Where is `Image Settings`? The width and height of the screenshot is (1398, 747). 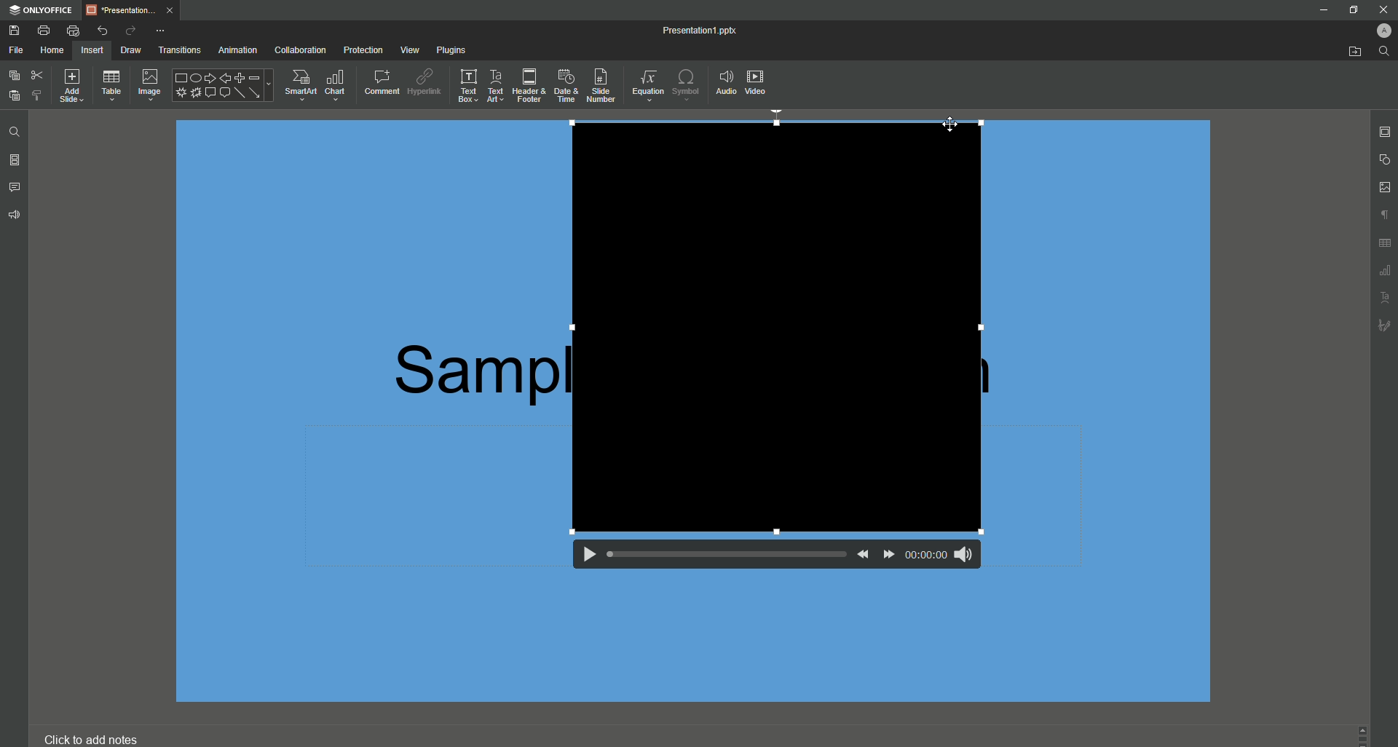
Image Settings is located at coordinates (1385, 188).